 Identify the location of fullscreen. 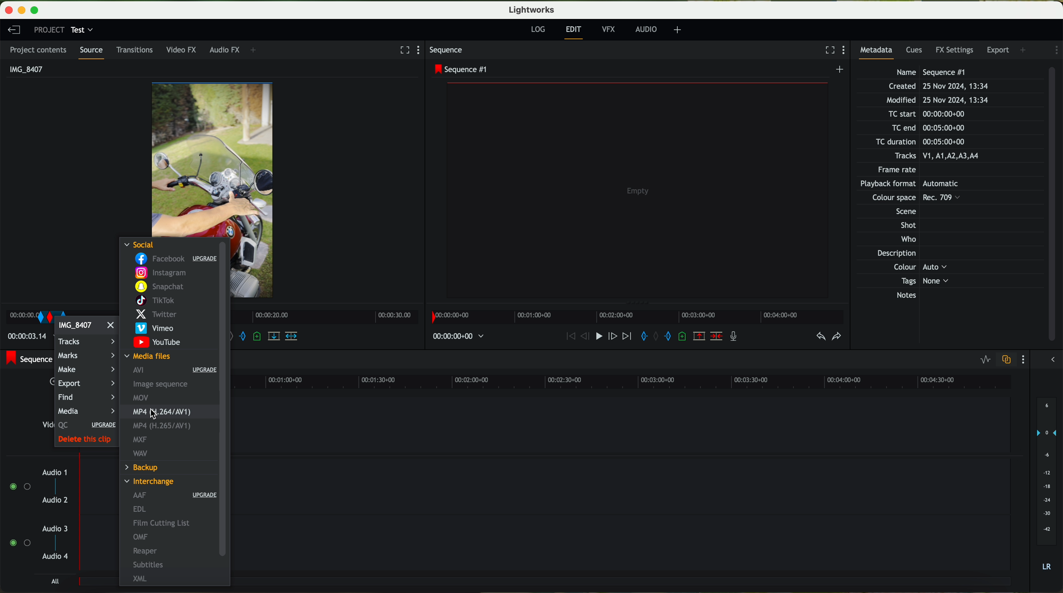
(827, 50).